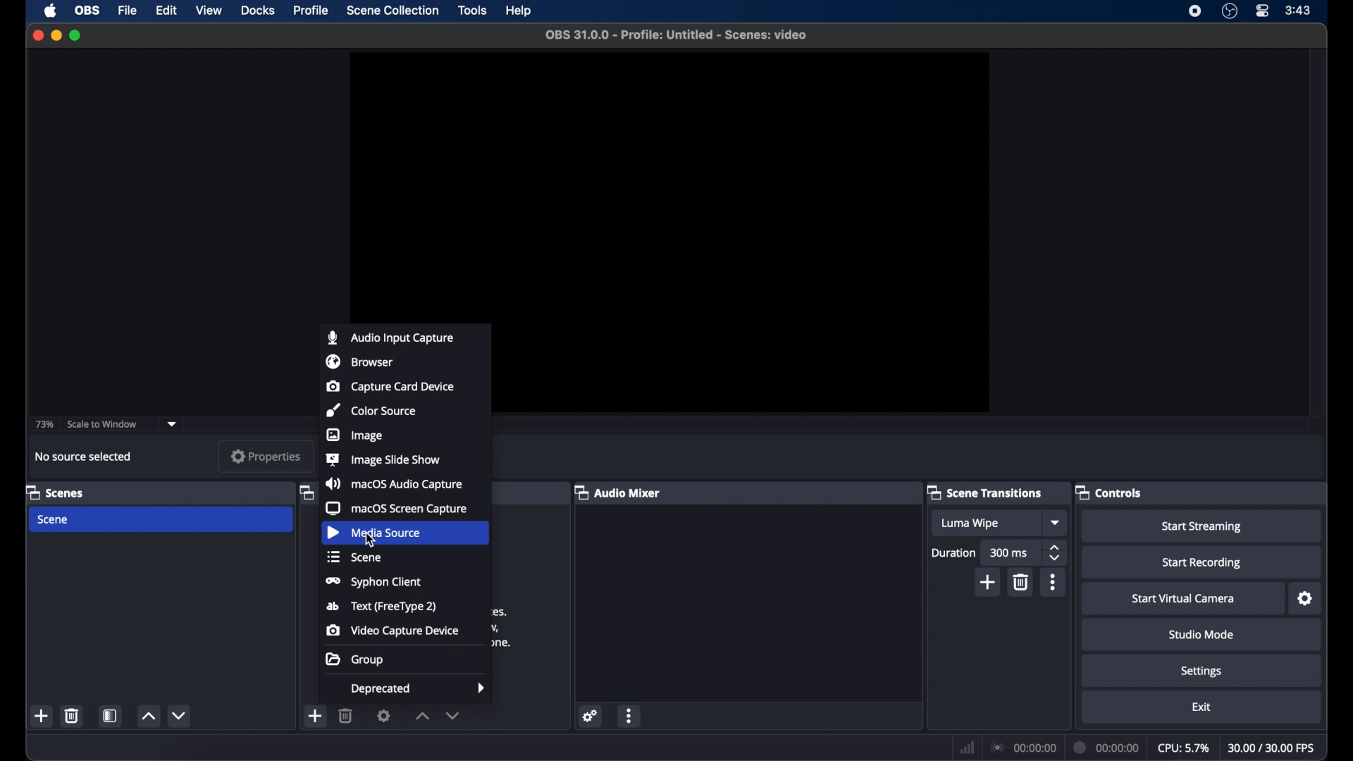  What do you see at coordinates (77, 35) in the screenshot?
I see `maximize` at bounding box center [77, 35].